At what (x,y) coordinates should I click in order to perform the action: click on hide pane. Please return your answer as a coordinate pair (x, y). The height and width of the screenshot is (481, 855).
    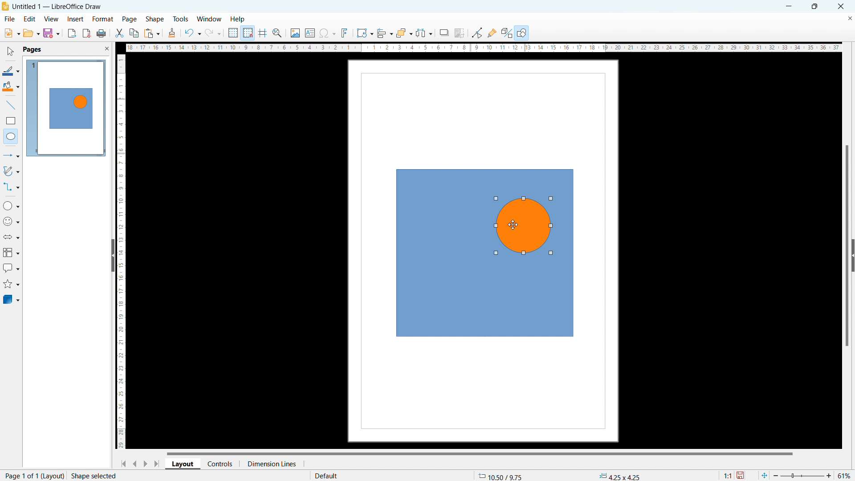
    Looking at the image, I should click on (112, 255).